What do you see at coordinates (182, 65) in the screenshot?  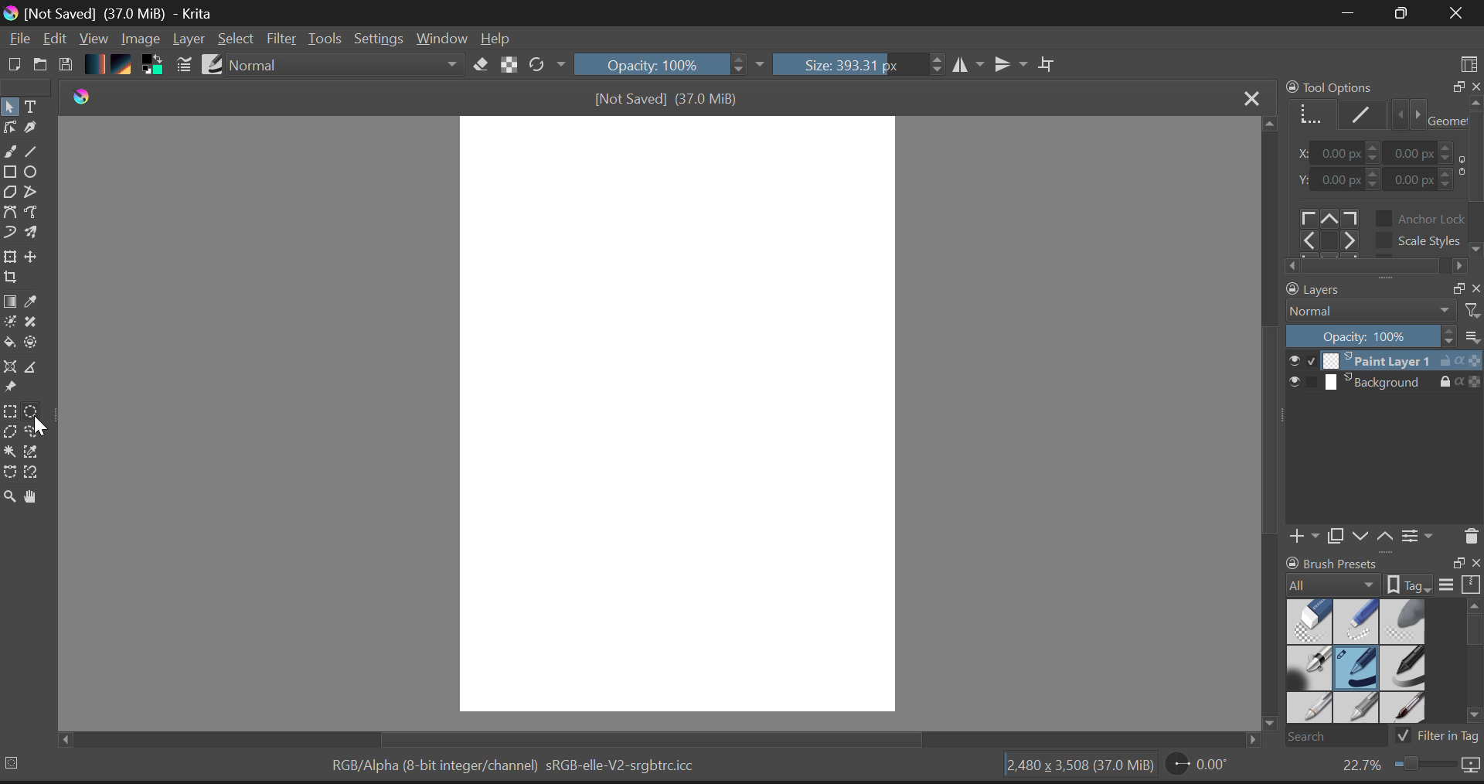 I see `Brush Stroke Settings` at bounding box center [182, 65].